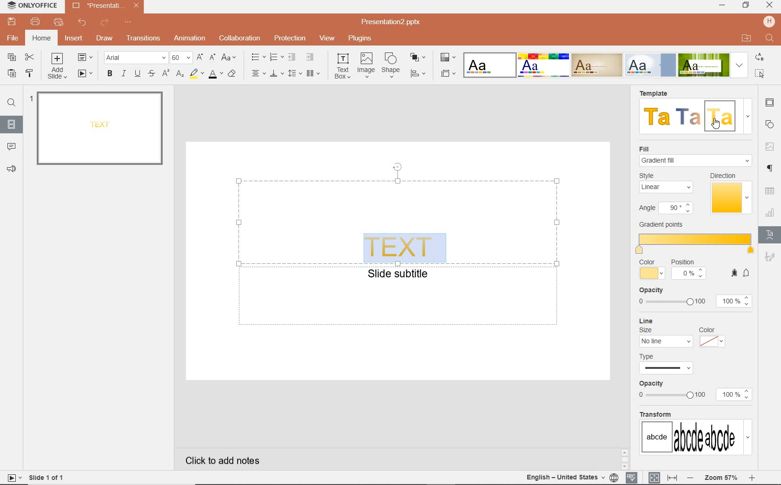  What do you see at coordinates (719, 117) in the screenshot?
I see `template` at bounding box center [719, 117].